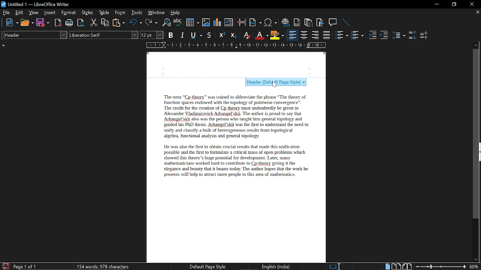 Image resolution: width=481 pixels, height=270 pixels. What do you see at coordinates (297, 22) in the screenshot?
I see `Insert endnote` at bounding box center [297, 22].